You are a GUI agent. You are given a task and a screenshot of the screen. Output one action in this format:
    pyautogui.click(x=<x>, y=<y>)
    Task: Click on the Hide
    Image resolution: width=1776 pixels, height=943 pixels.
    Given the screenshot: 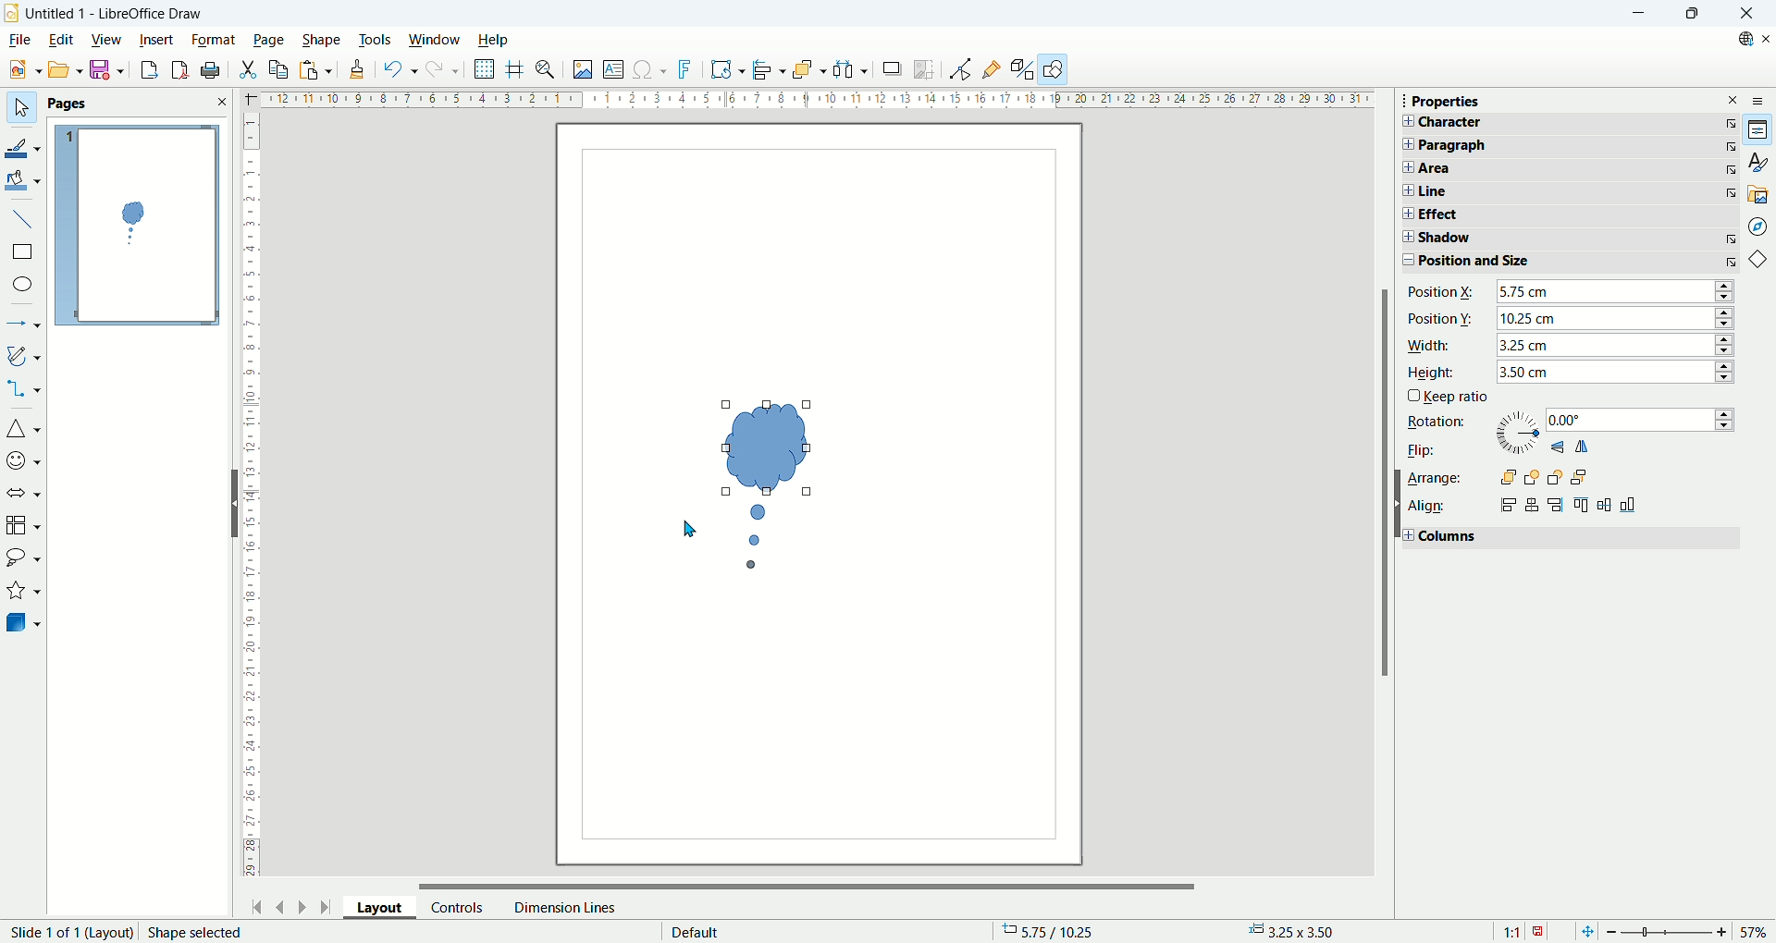 What is the action you would take?
    pyautogui.click(x=231, y=502)
    